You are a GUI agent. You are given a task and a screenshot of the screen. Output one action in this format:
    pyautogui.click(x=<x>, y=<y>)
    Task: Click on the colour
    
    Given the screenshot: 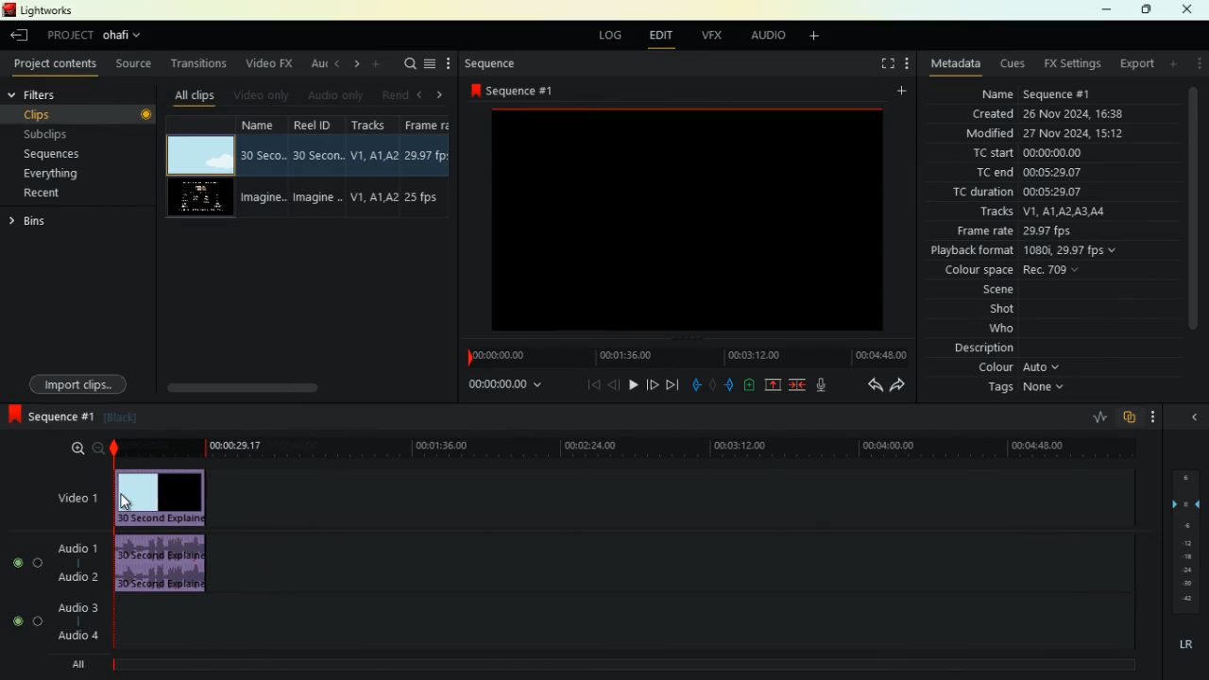 What is the action you would take?
    pyautogui.click(x=1015, y=367)
    